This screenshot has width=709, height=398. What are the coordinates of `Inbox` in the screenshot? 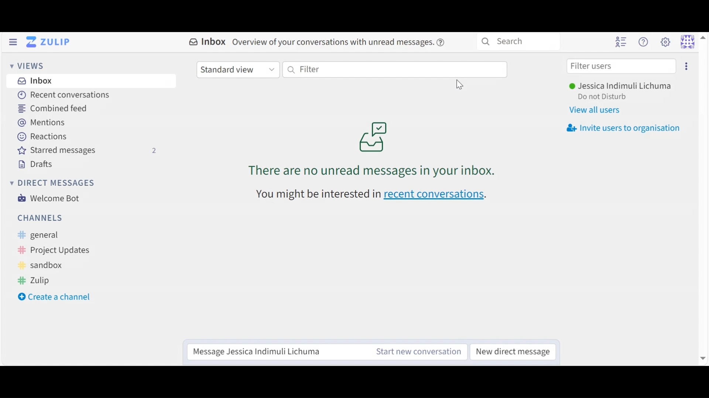 It's located at (34, 80).